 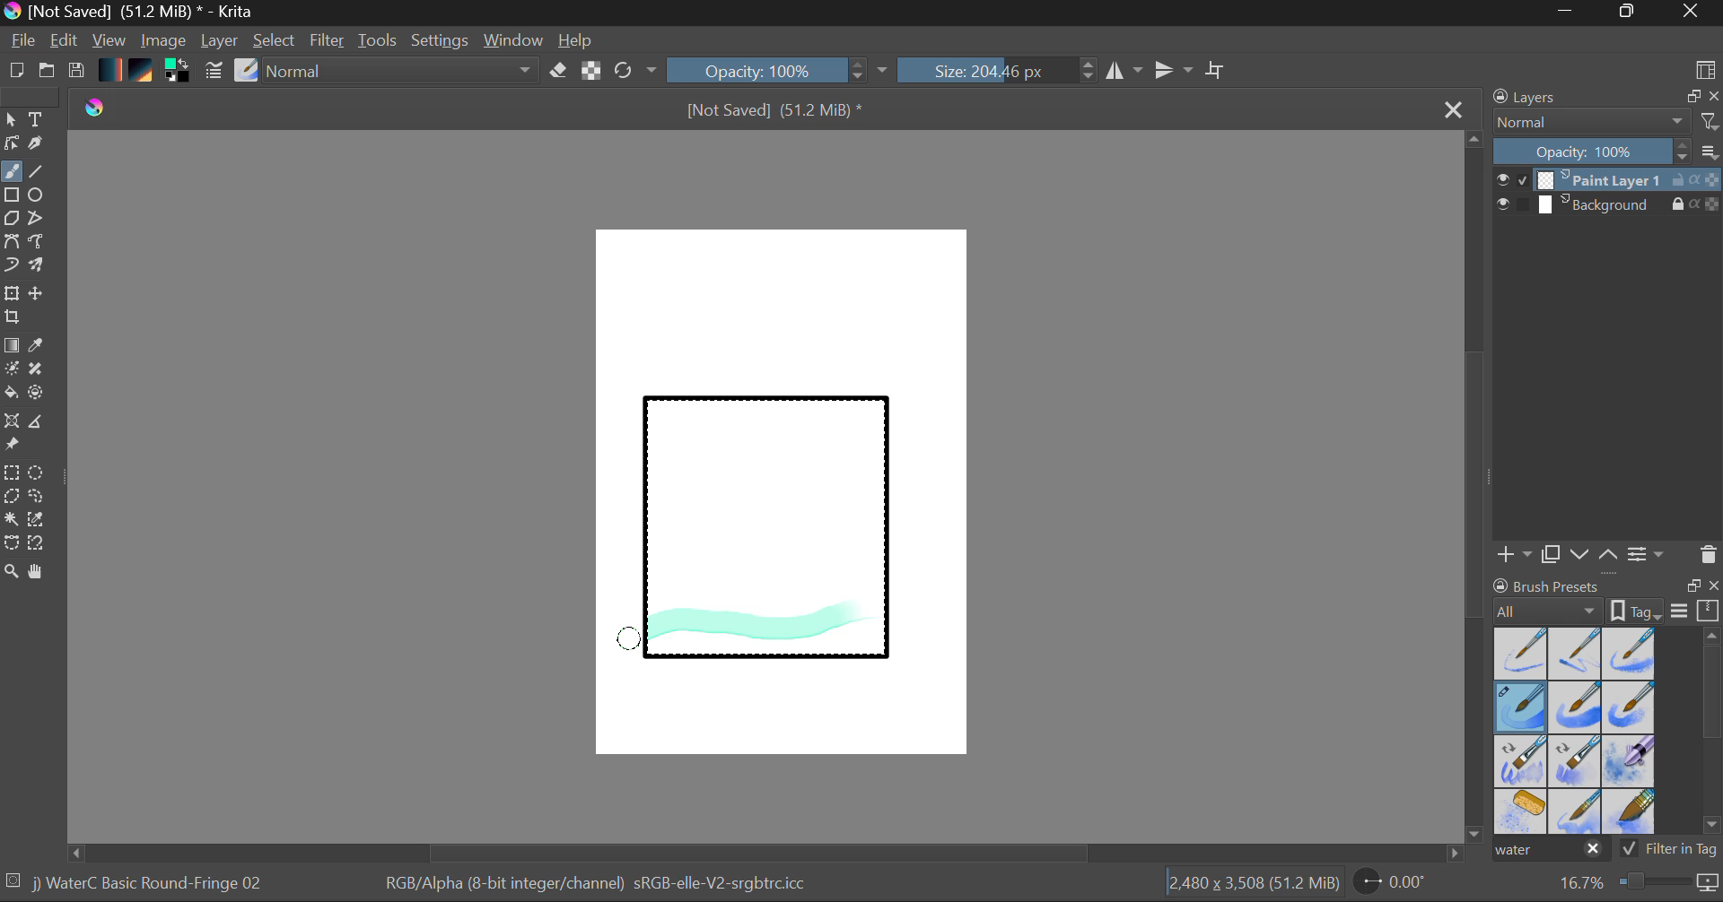 What do you see at coordinates (1522, 652) in the screenshot?
I see `Water C - Dry` at bounding box center [1522, 652].